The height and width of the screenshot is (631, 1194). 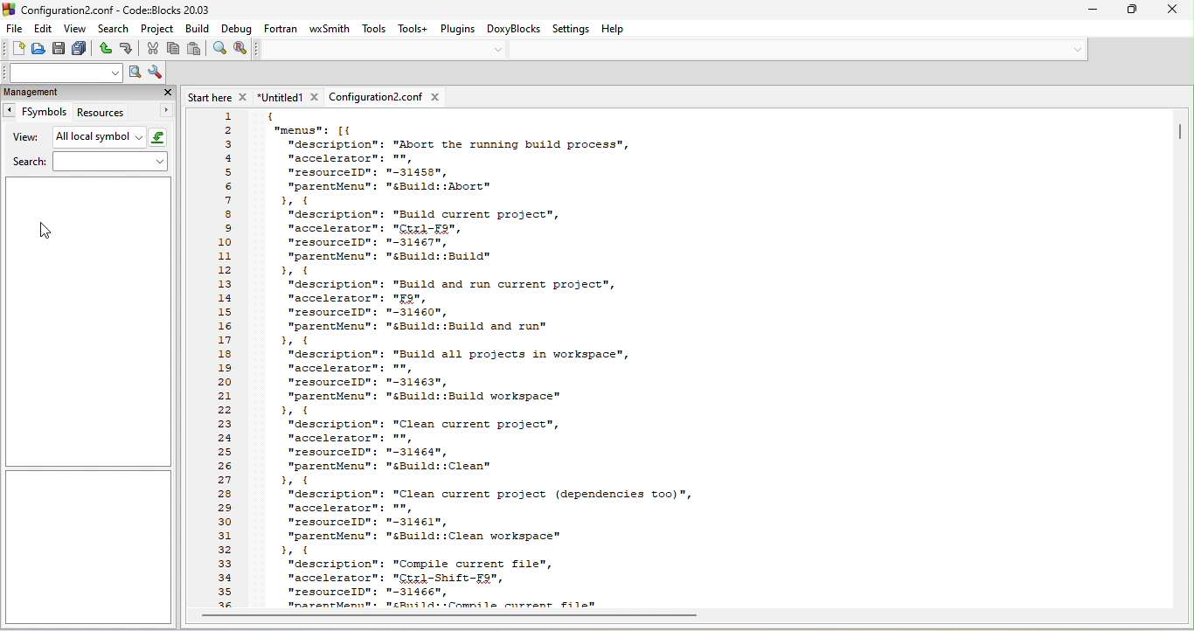 I want to click on help, so click(x=614, y=28).